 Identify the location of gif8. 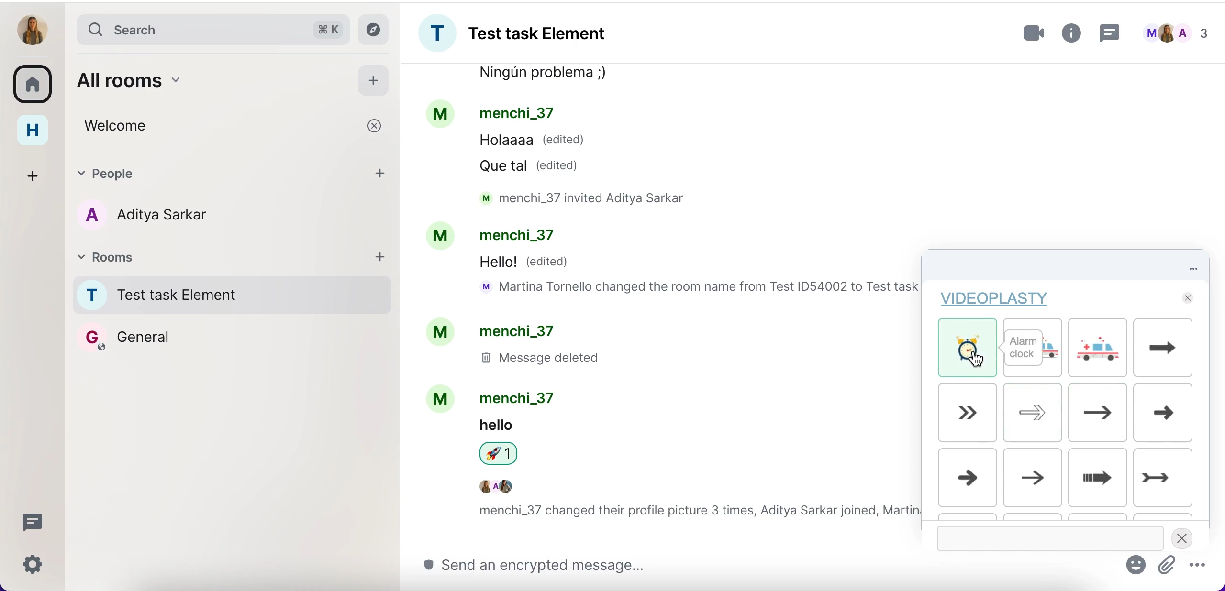
(1166, 412).